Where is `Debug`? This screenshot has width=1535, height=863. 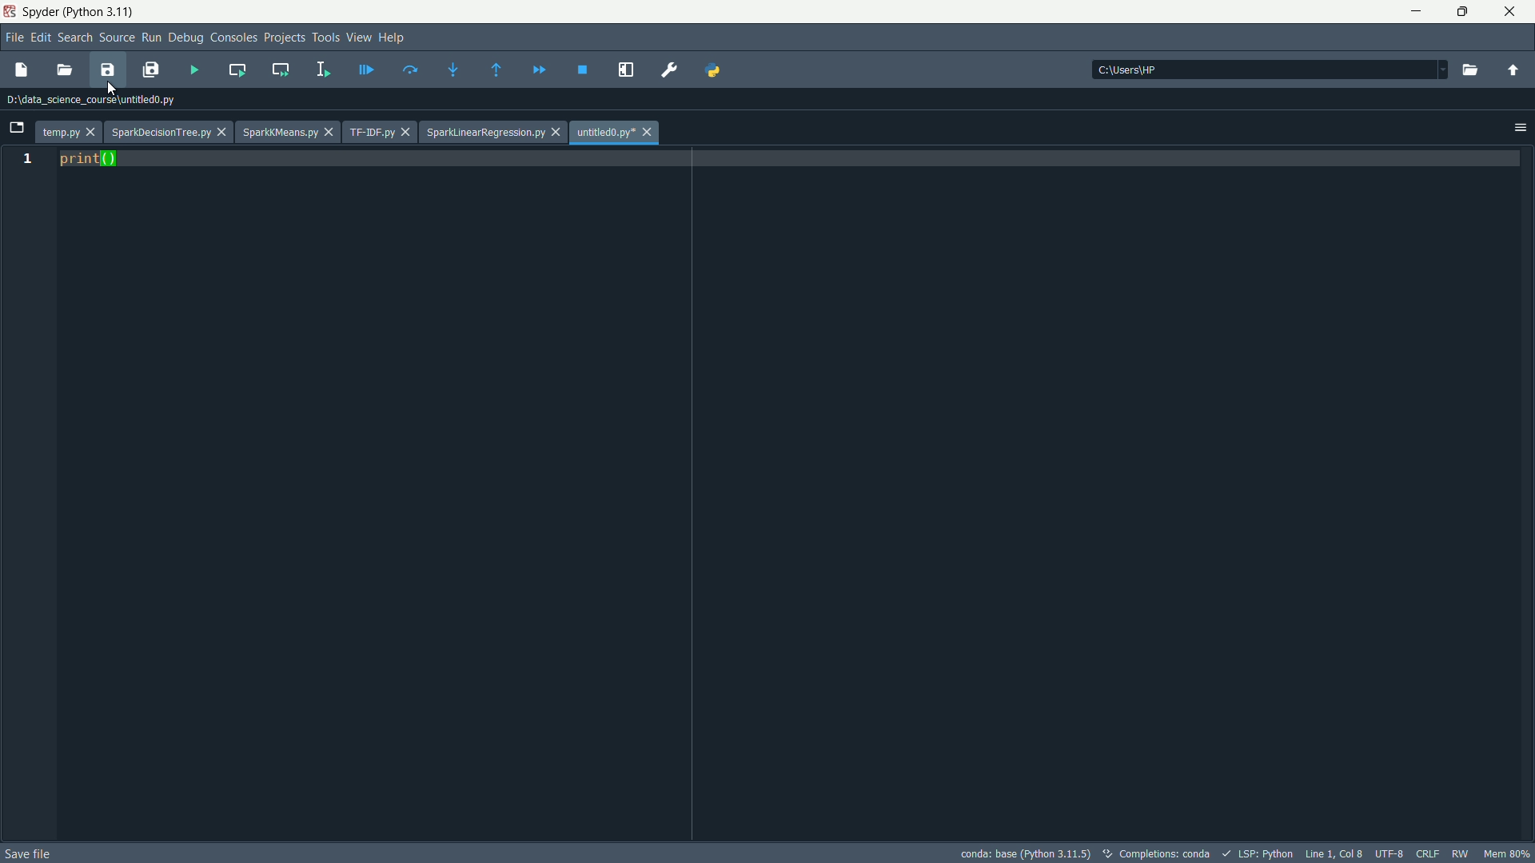
Debug is located at coordinates (185, 38).